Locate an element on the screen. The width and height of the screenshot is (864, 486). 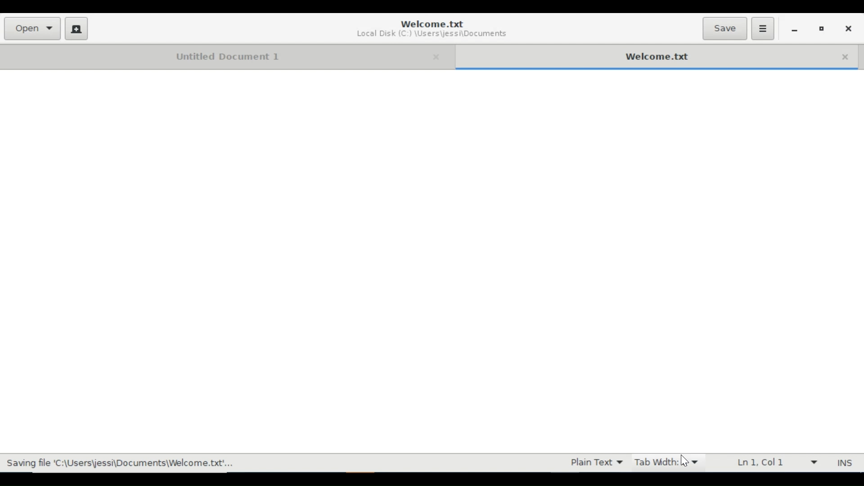
restore is located at coordinates (823, 29).